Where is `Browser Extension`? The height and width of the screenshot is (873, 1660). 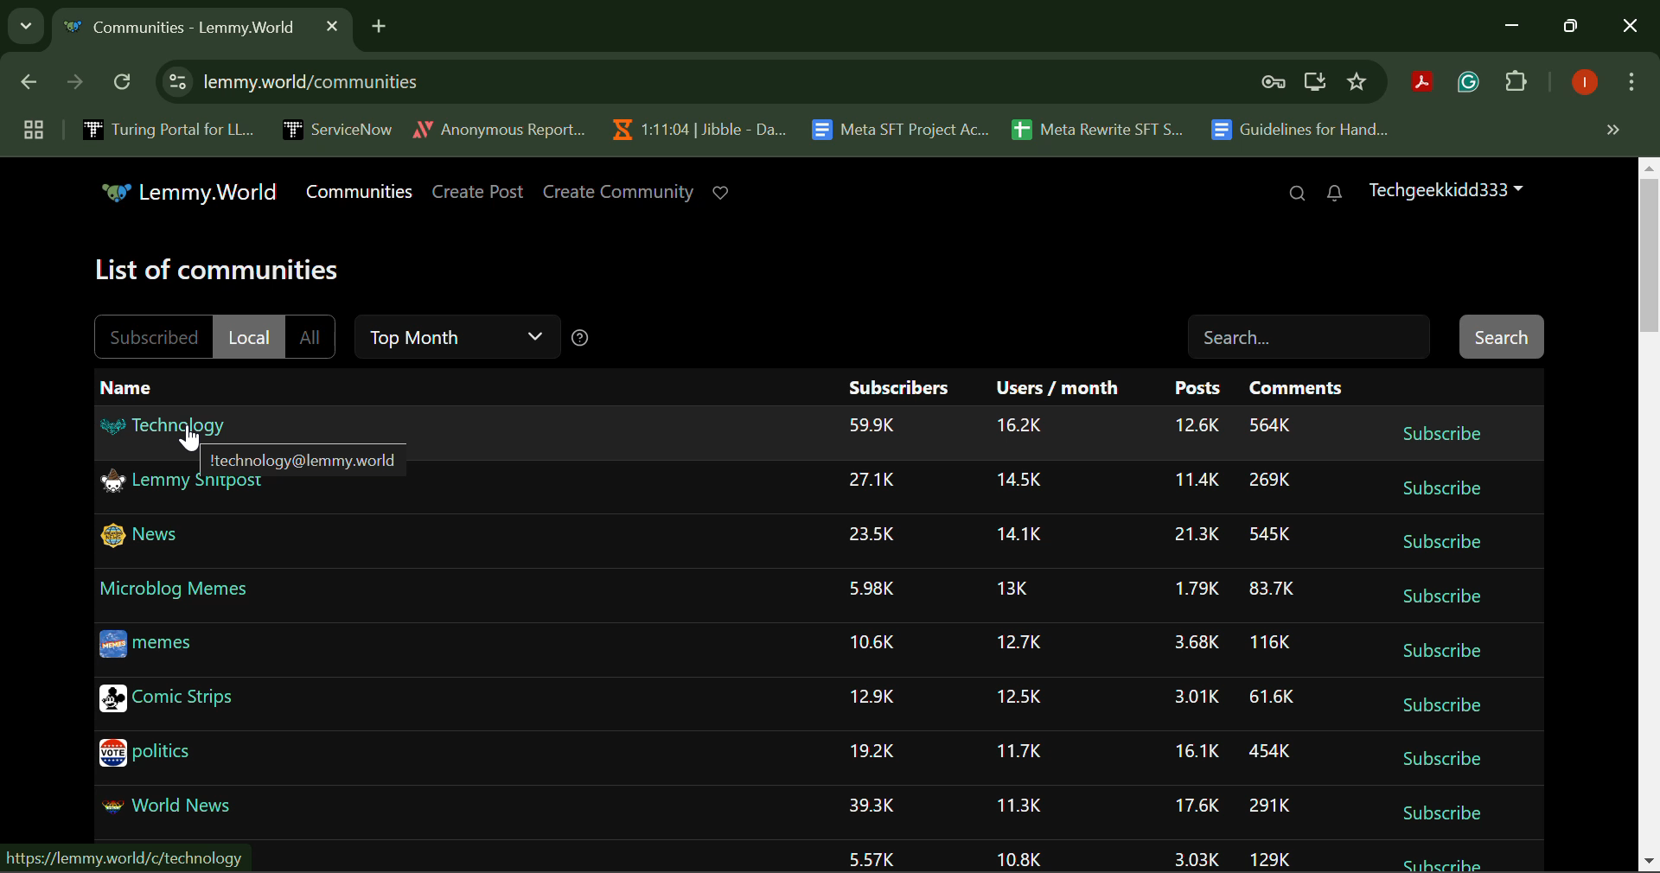
Browser Extension is located at coordinates (1472, 83).